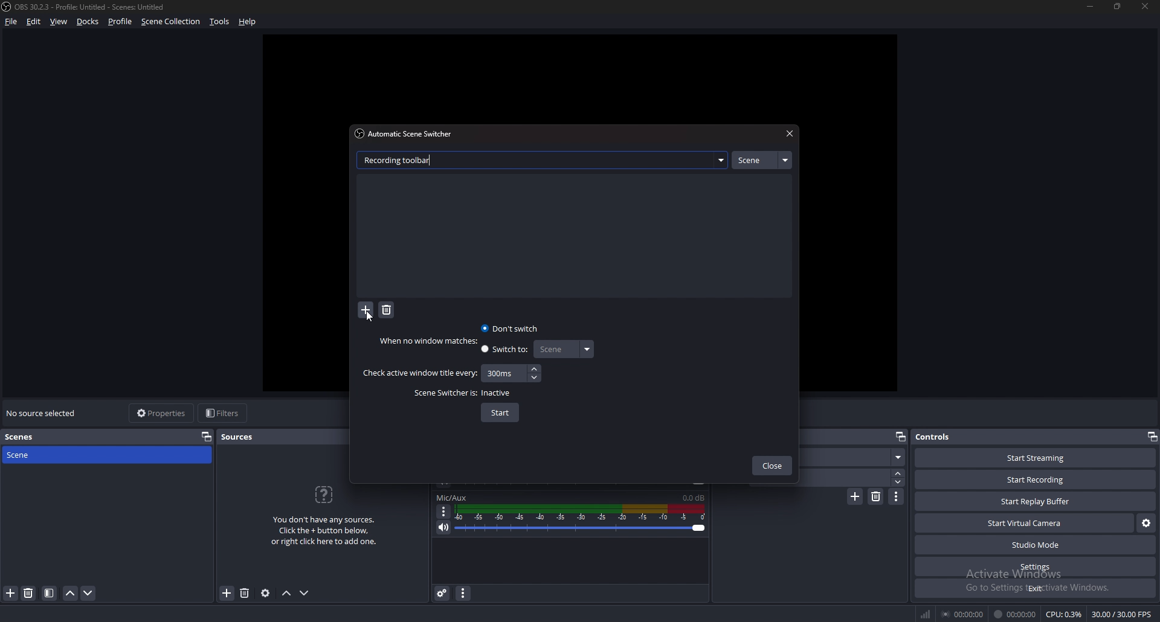 The image size is (1160, 622). What do you see at coordinates (511, 328) in the screenshot?
I see `dont switch` at bounding box center [511, 328].